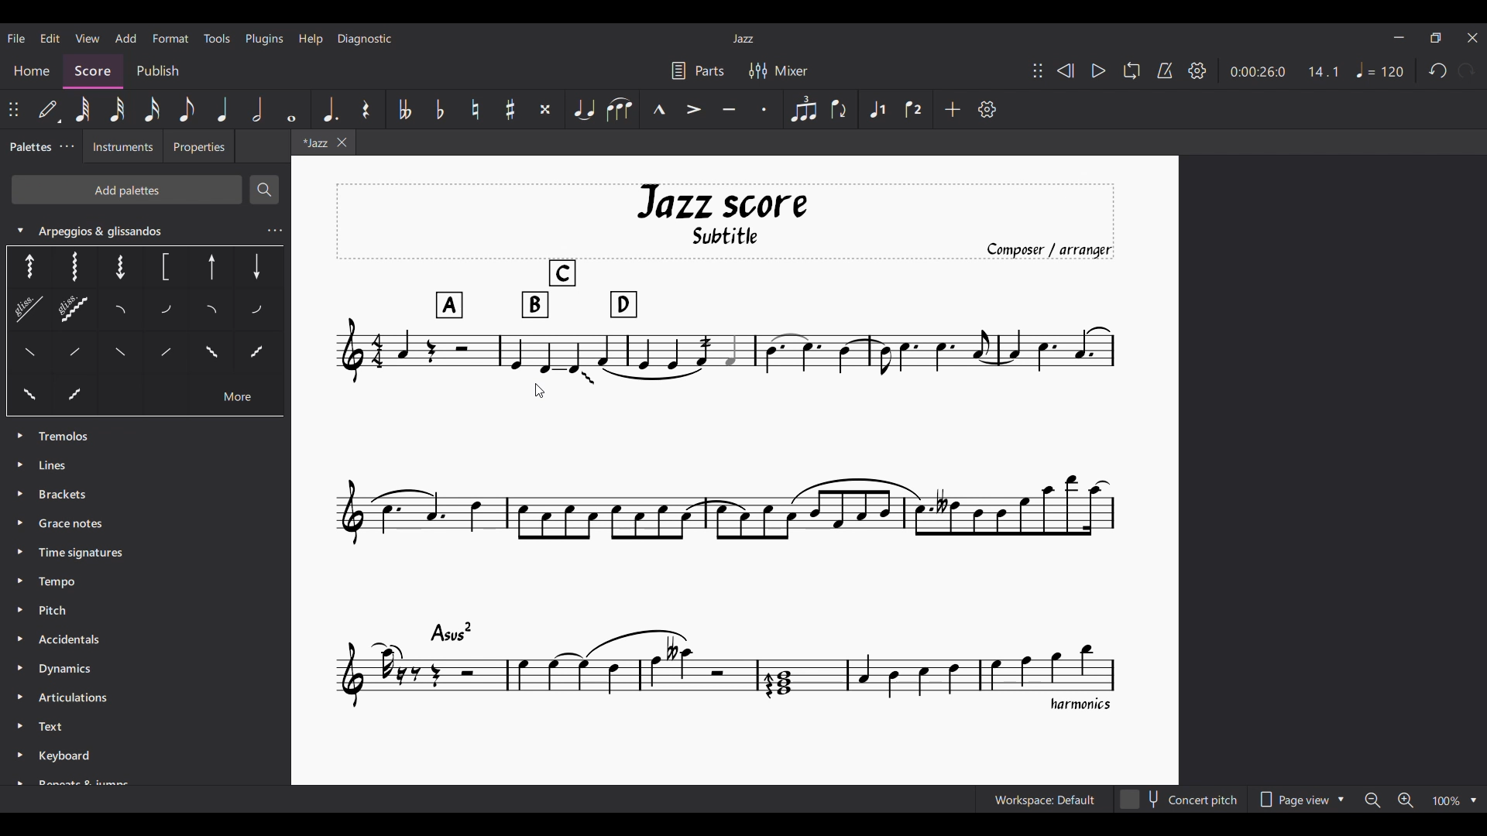  I want to click on 8th note, so click(188, 109).